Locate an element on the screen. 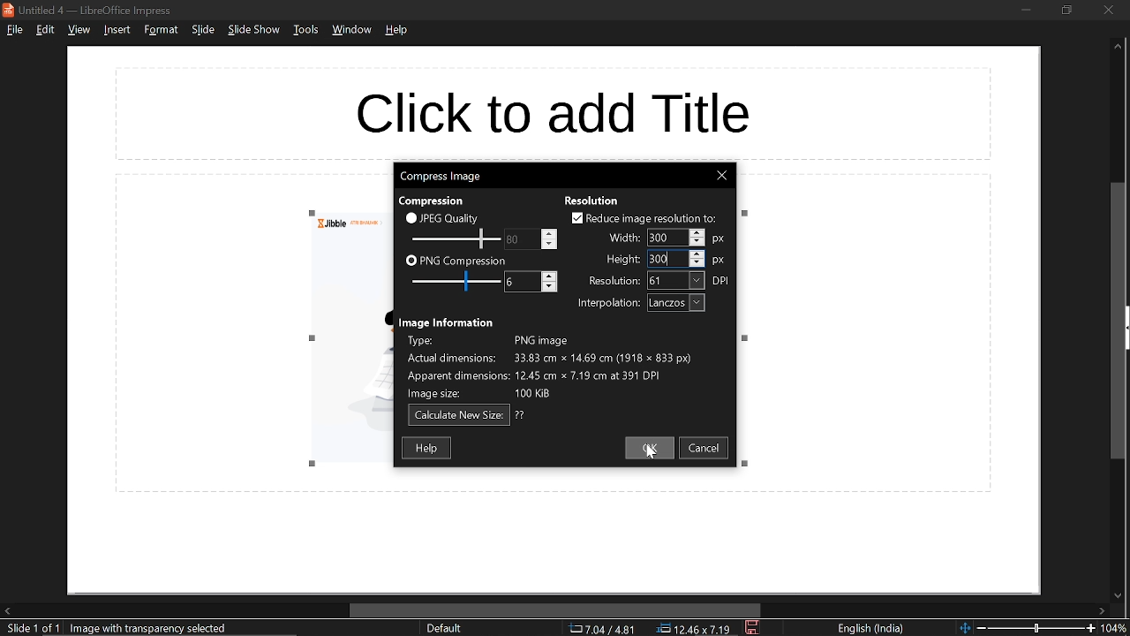 The image size is (1130, 636). Increase  is located at coordinates (698, 253).